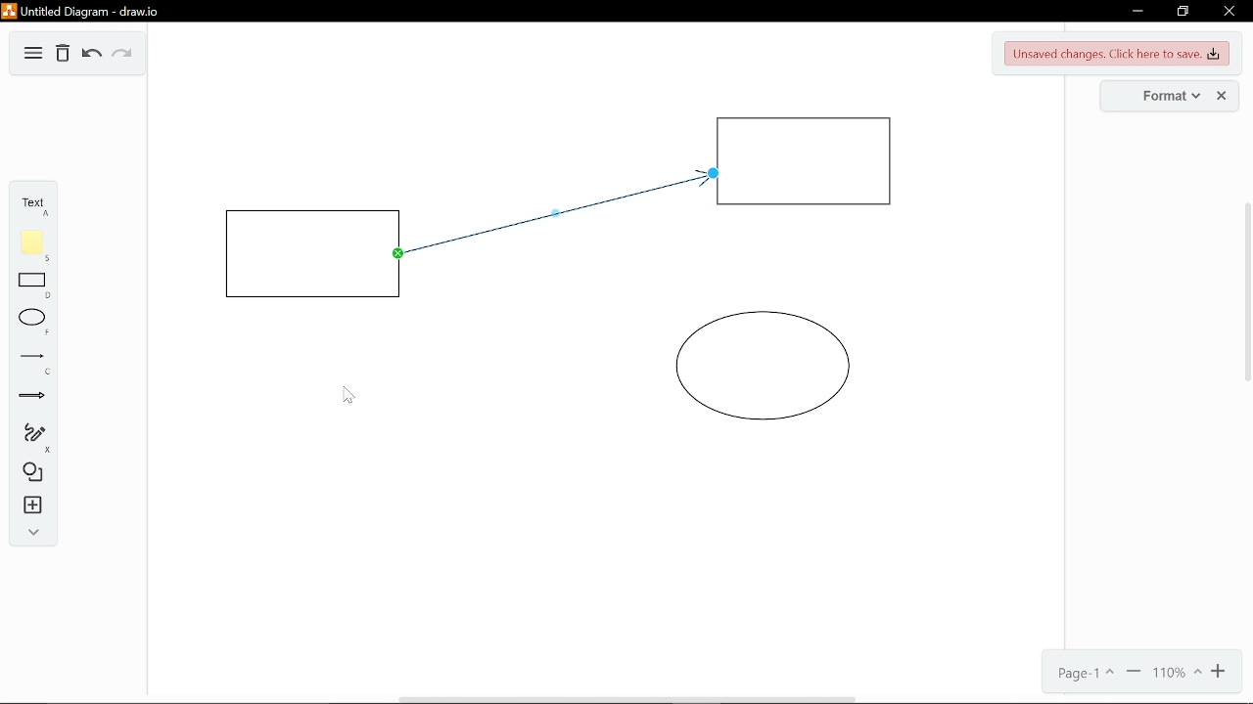  What do you see at coordinates (29, 473) in the screenshot?
I see `Shapes` at bounding box center [29, 473].